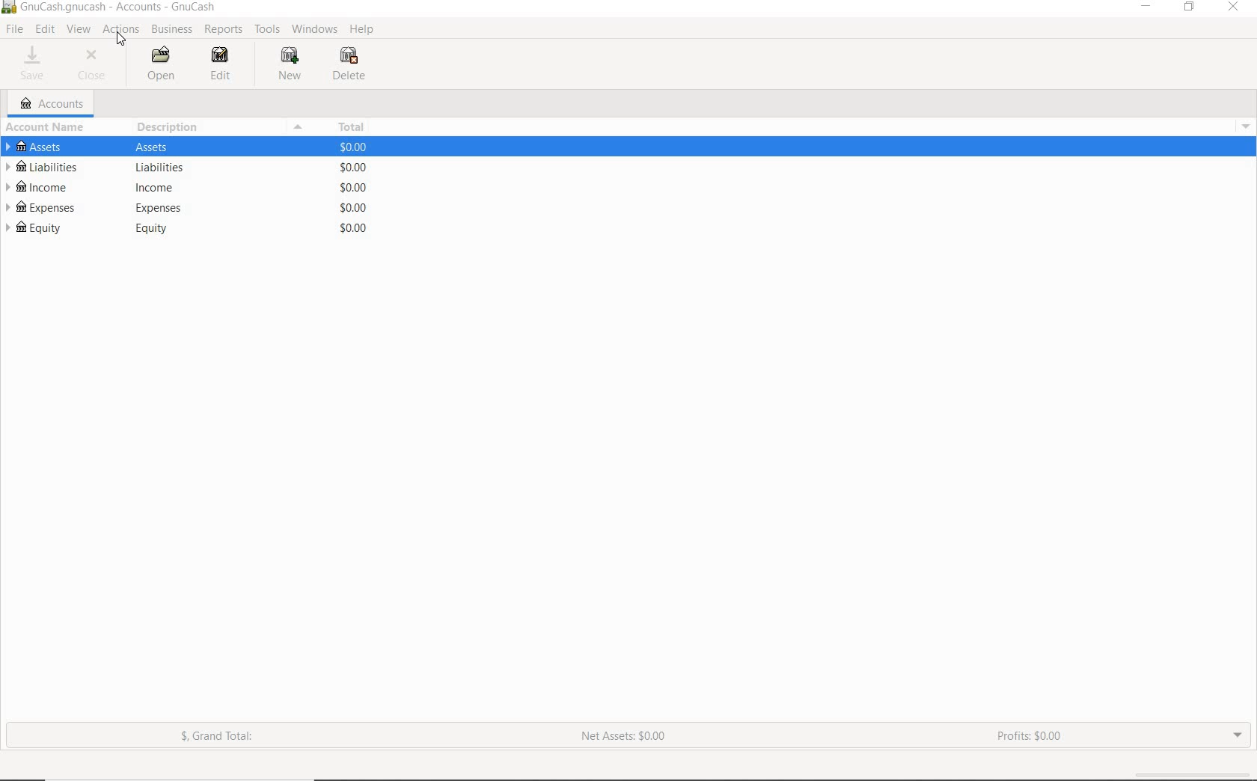 Image resolution: width=1257 pixels, height=781 pixels. What do you see at coordinates (46, 30) in the screenshot?
I see `EDIT` at bounding box center [46, 30].